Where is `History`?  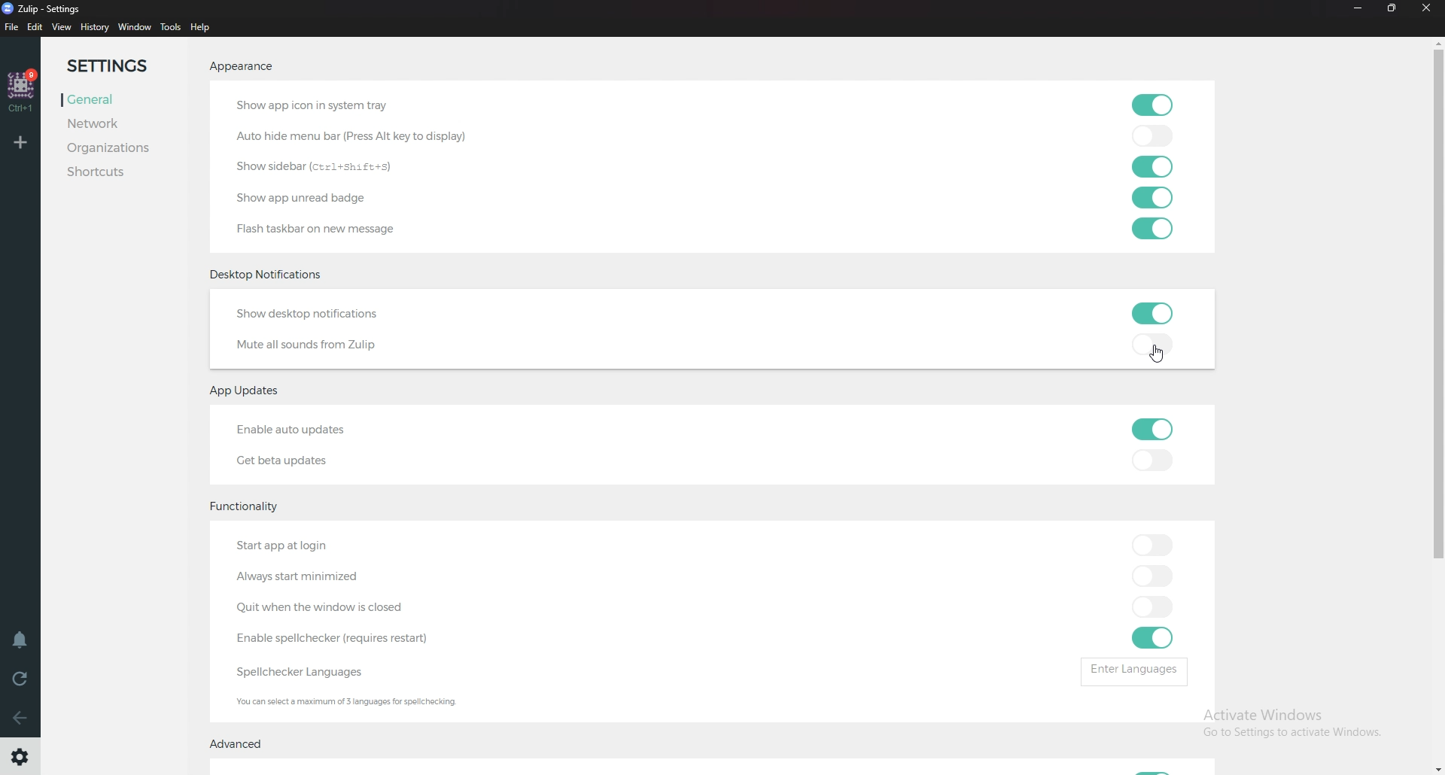 History is located at coordinates (94, 26).